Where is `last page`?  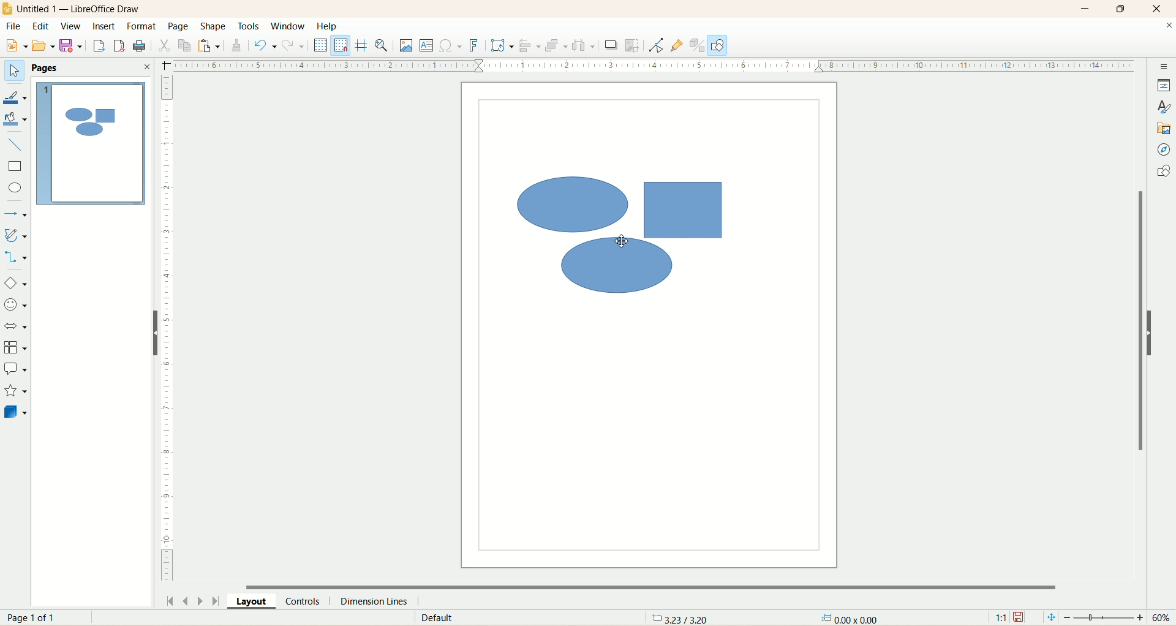
last page is located at coordinates (219, 600).